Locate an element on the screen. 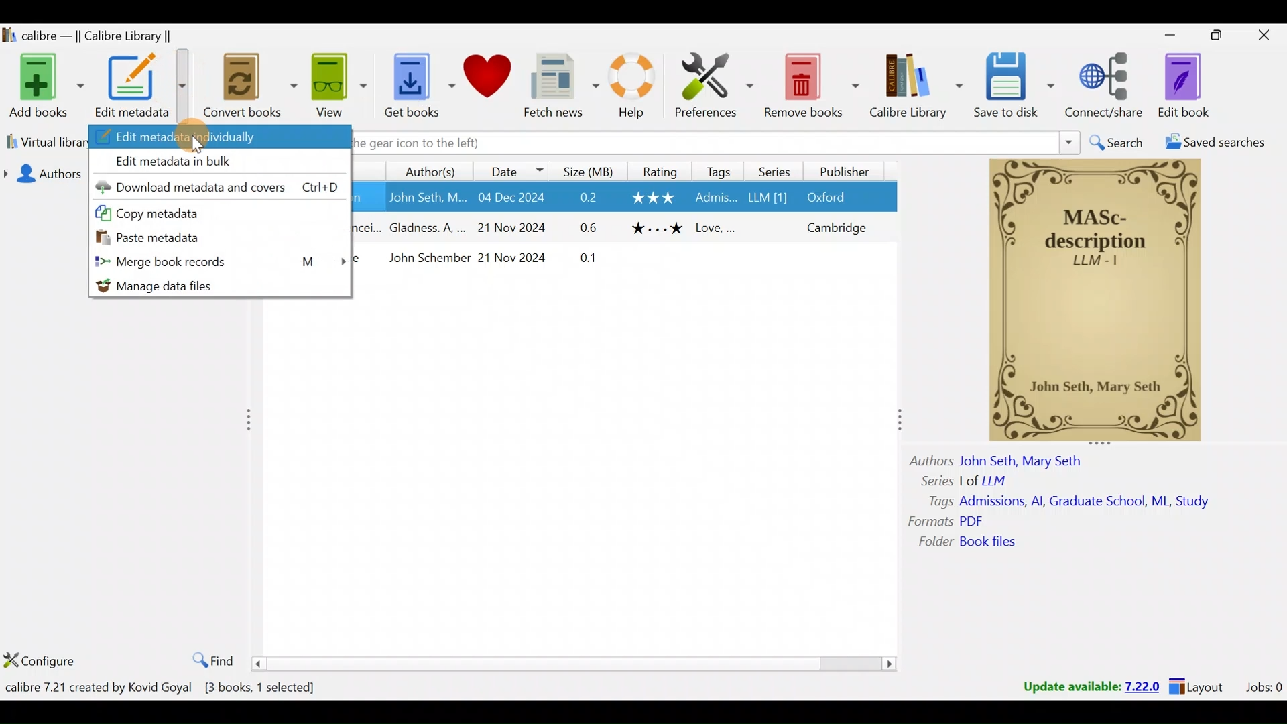 The width and height of the screenshot is (1287, 724). scroll bar is located at coordinates (574, 662).